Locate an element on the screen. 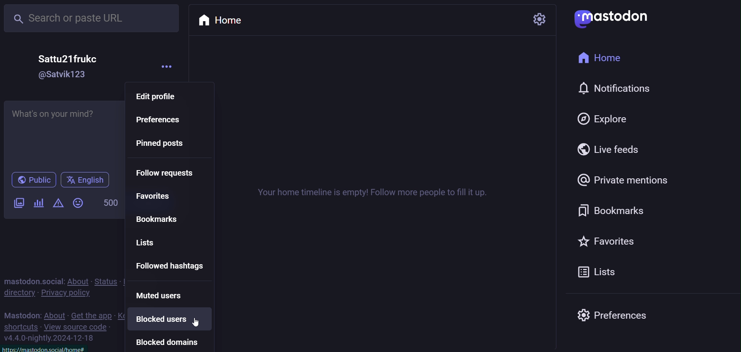 This screenshot has width=741, height=352. emojis is located at coordinates (78, 203).